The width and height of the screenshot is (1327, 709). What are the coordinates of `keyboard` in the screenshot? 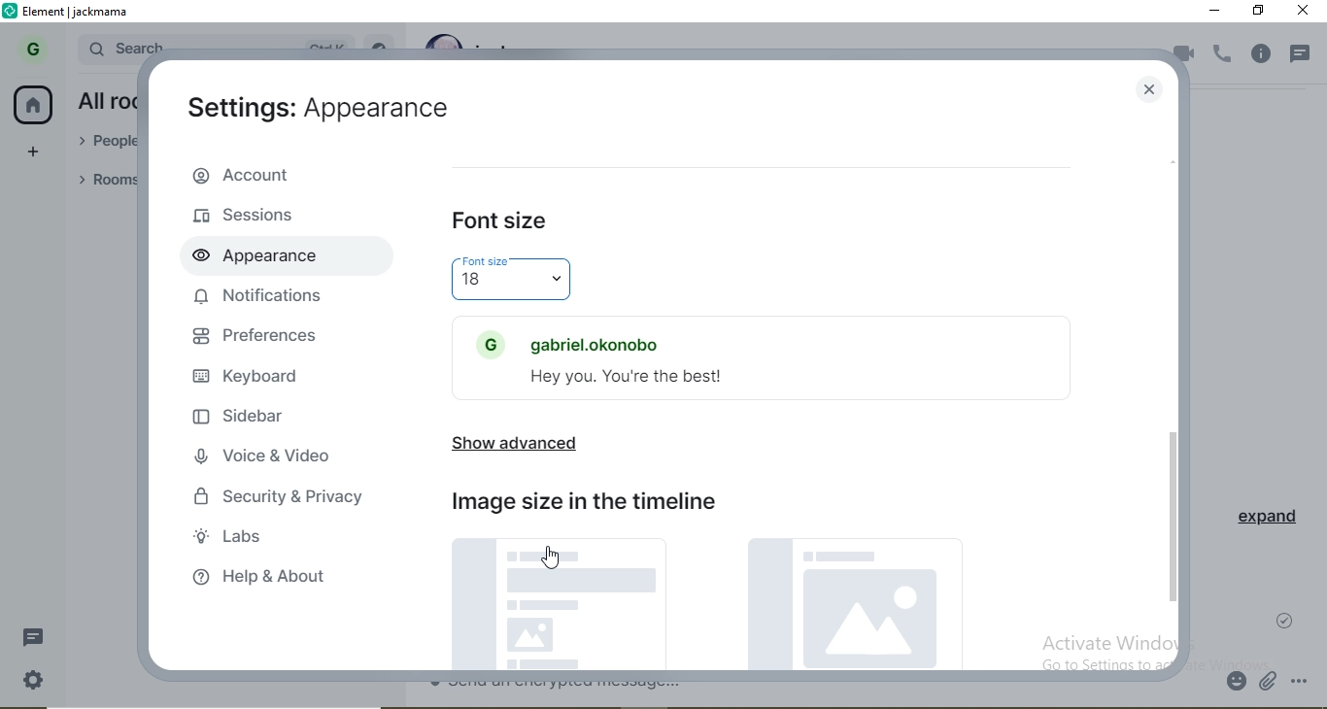 It's located at (250, 373).